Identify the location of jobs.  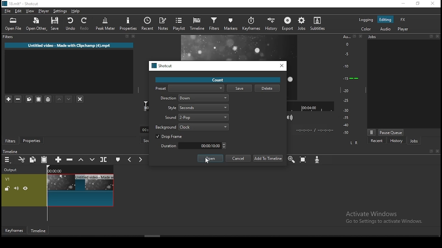
(302, 24).